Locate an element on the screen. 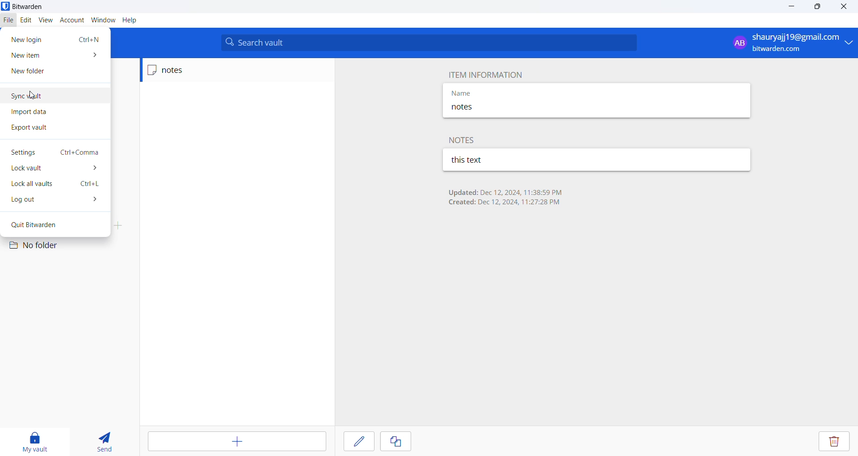 The image size is (858, 456). minimize is located at coordinates (789, 8).